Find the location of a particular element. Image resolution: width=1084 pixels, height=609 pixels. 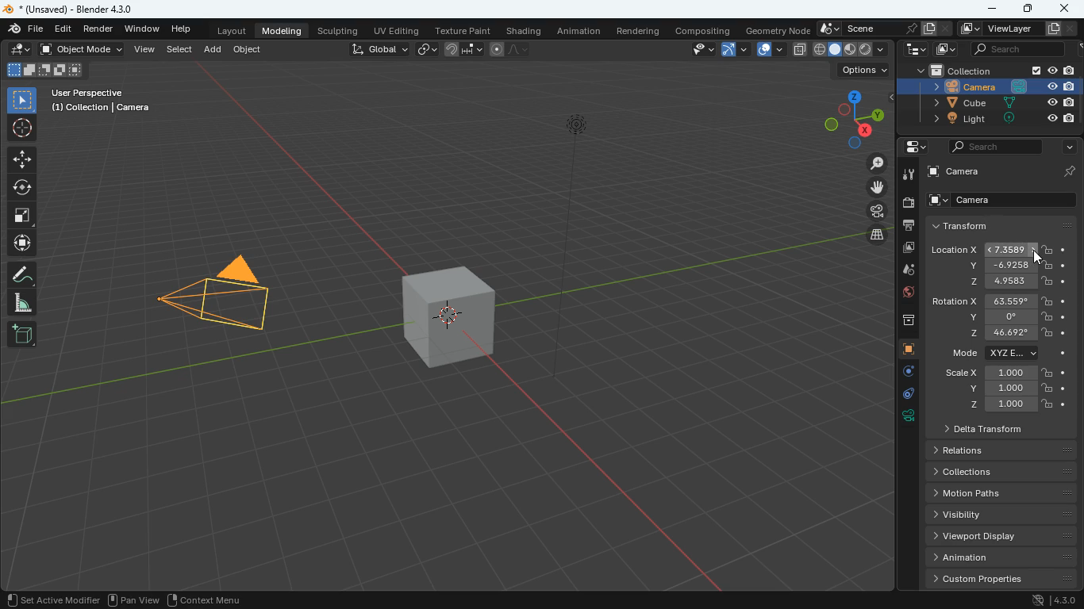

scene is located at coordinates (869, 29).